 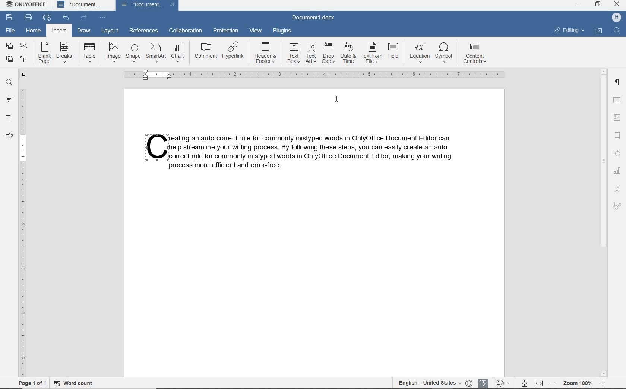 I want to click on drop cap added, so click(x=154, y=148).